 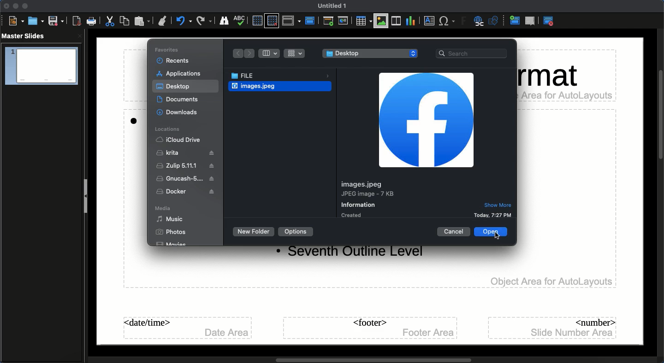 What do you see at coordinates (294, 53) in the screenshot?
I see `Grid view` at bounding box center [294, 53].